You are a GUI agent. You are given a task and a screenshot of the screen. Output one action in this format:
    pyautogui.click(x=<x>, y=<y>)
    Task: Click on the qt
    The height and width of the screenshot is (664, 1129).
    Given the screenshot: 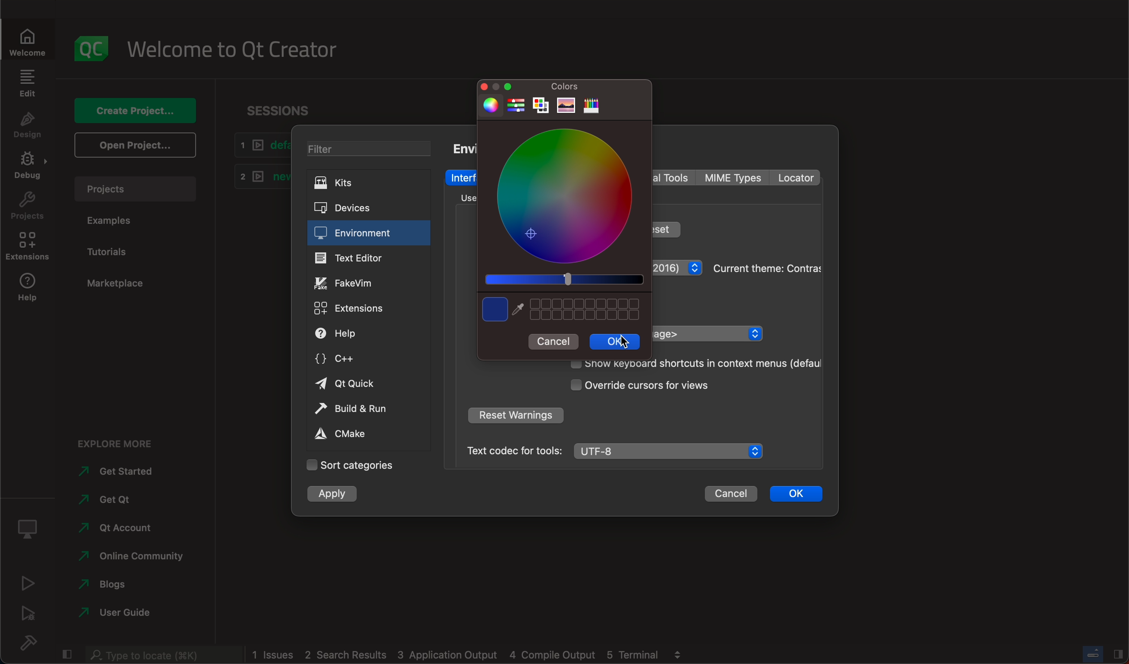 What is the action you would take?
    pyautogui.click(x=364, y=384)
    